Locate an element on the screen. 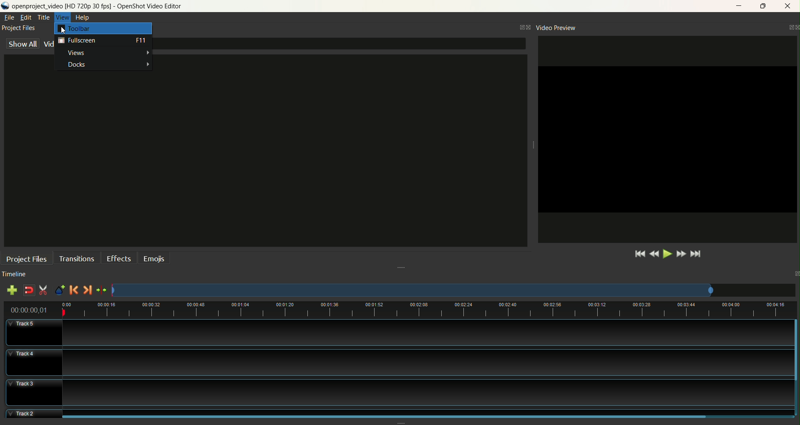 This screenshot has height=425, width=800. timeline is located at coordinates (20, 274).